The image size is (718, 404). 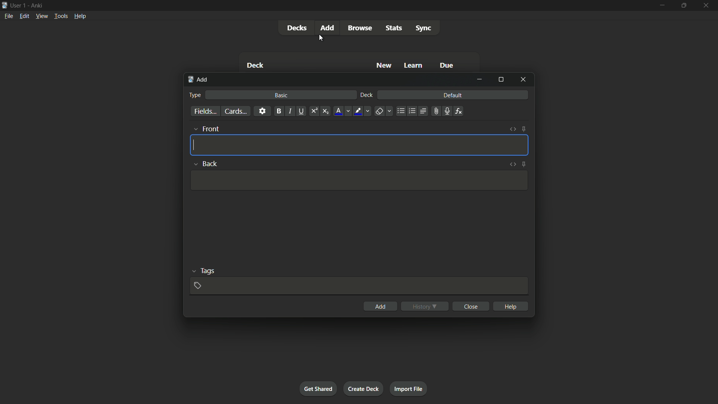 I want to click on supercript, so click(x=313, y=111).